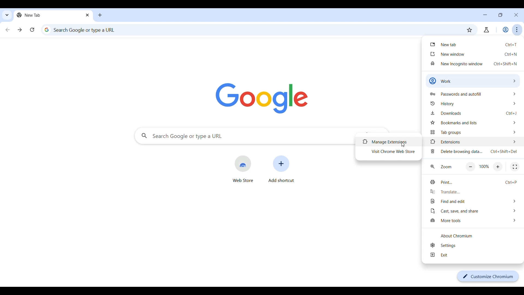  Describe the element at coordinates (475, 236) in the screenshot. I see `Know more about Chromium` at that location.